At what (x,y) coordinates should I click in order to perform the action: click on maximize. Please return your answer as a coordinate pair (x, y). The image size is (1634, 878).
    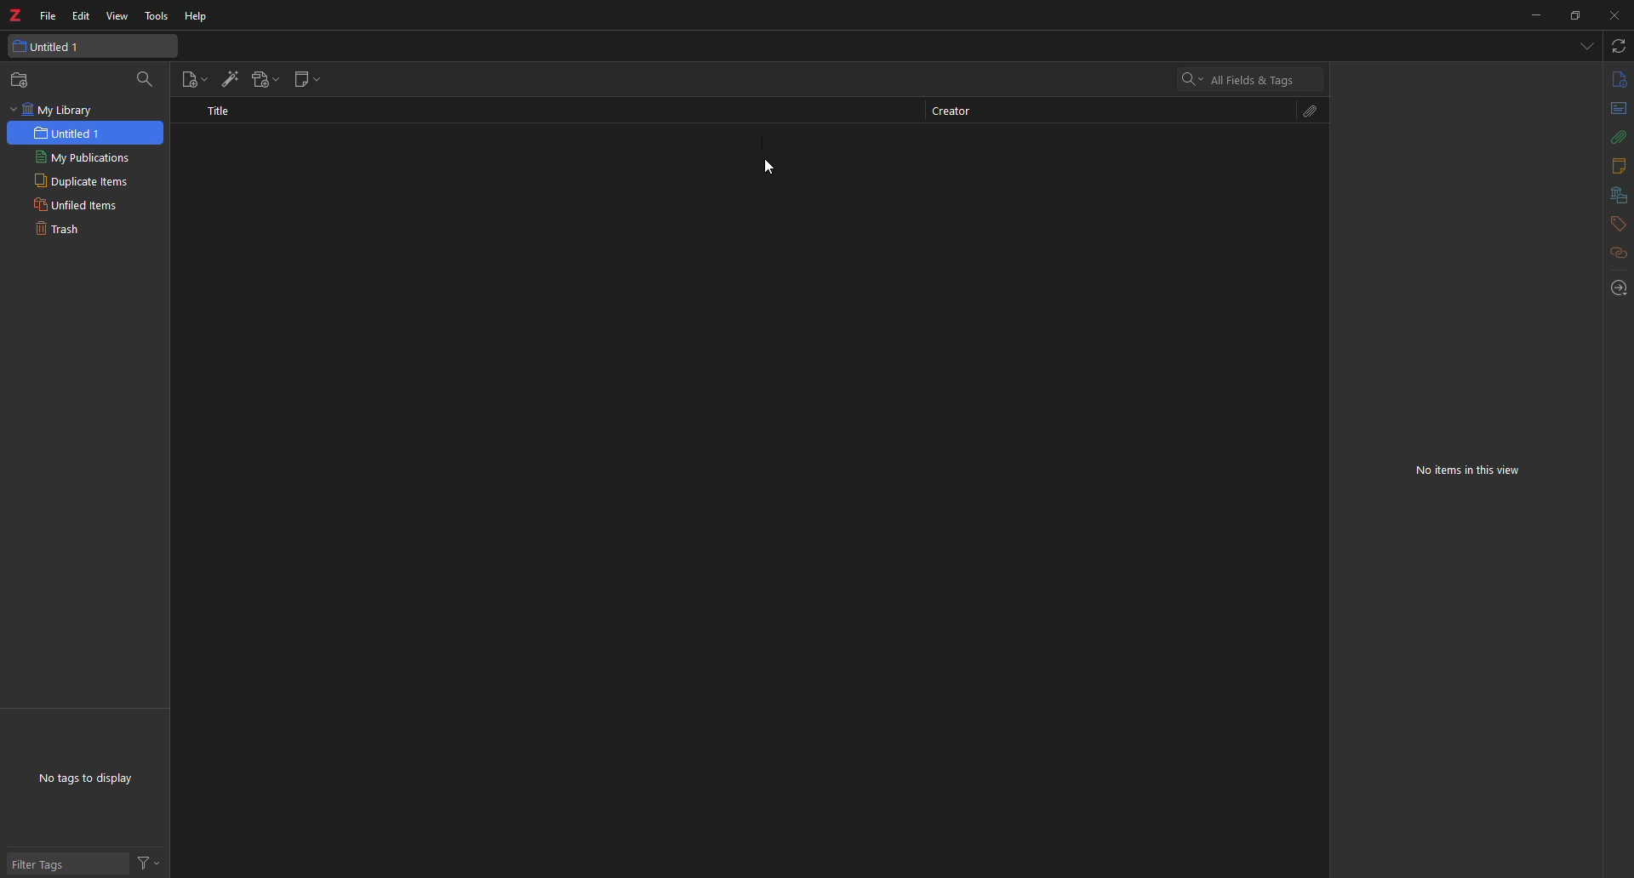
    Looking at the image, I should click on (1573, 17).